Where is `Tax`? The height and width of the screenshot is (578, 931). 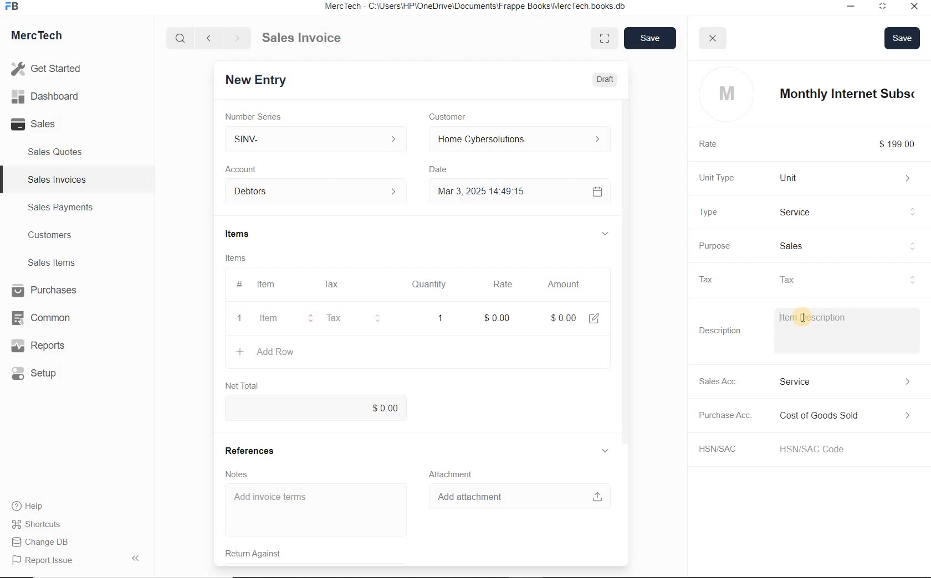
Tax is located at coordinates (705, 279).